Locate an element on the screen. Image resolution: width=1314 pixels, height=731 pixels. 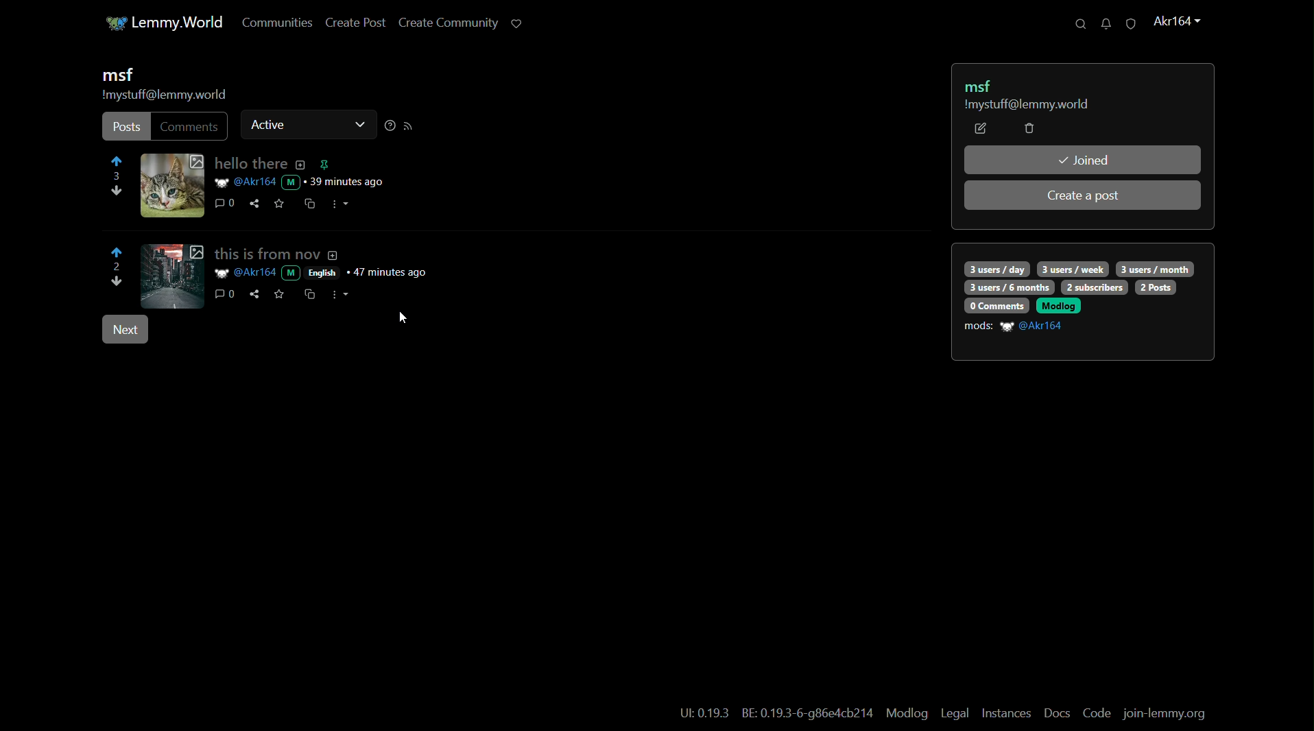
number of votes is located at coordinates (117, 177).